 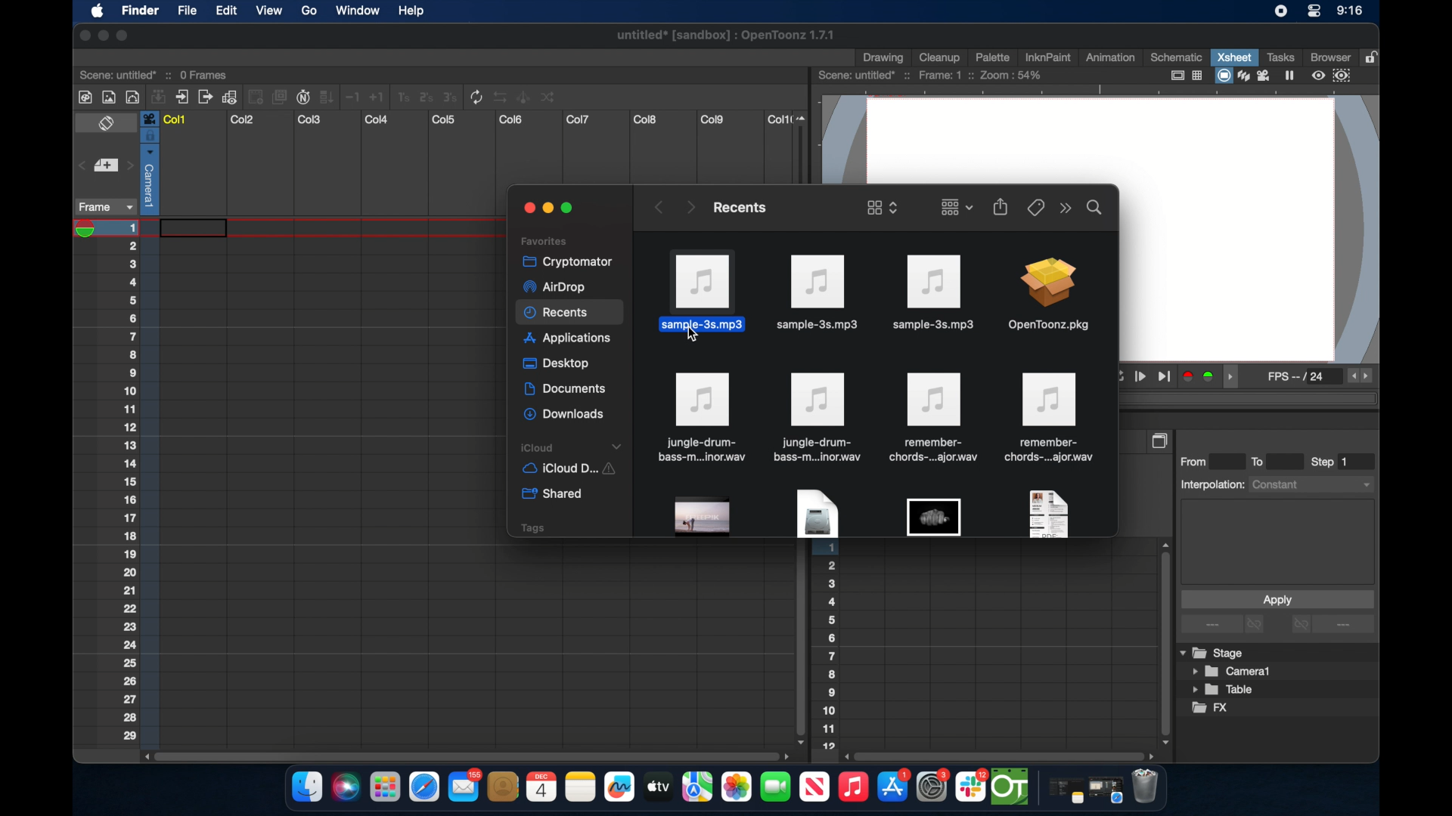 What do you see at coordinates (476, 119) in the screenshot?
I see `columns` at bounding box center [476, 119].